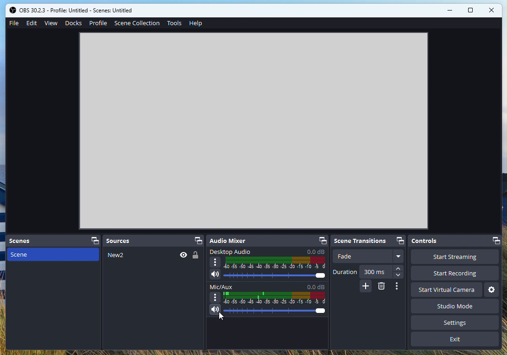  Describe the element at coordinates (195, 25) in the screenshot. I see `Help` at that location.